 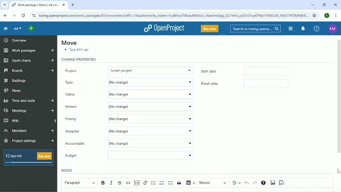 I want to click on Empty box, so click(x=151, y=155).